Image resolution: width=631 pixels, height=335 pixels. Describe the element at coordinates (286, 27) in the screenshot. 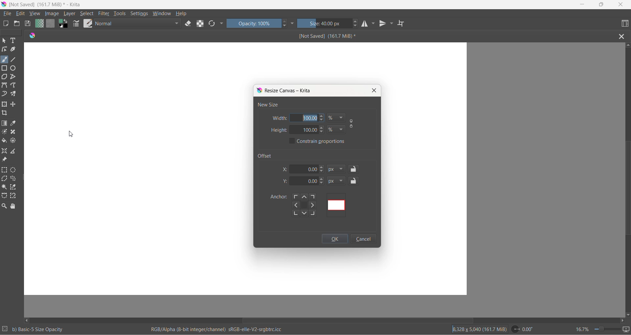

I see `decrement opacity` at that location.